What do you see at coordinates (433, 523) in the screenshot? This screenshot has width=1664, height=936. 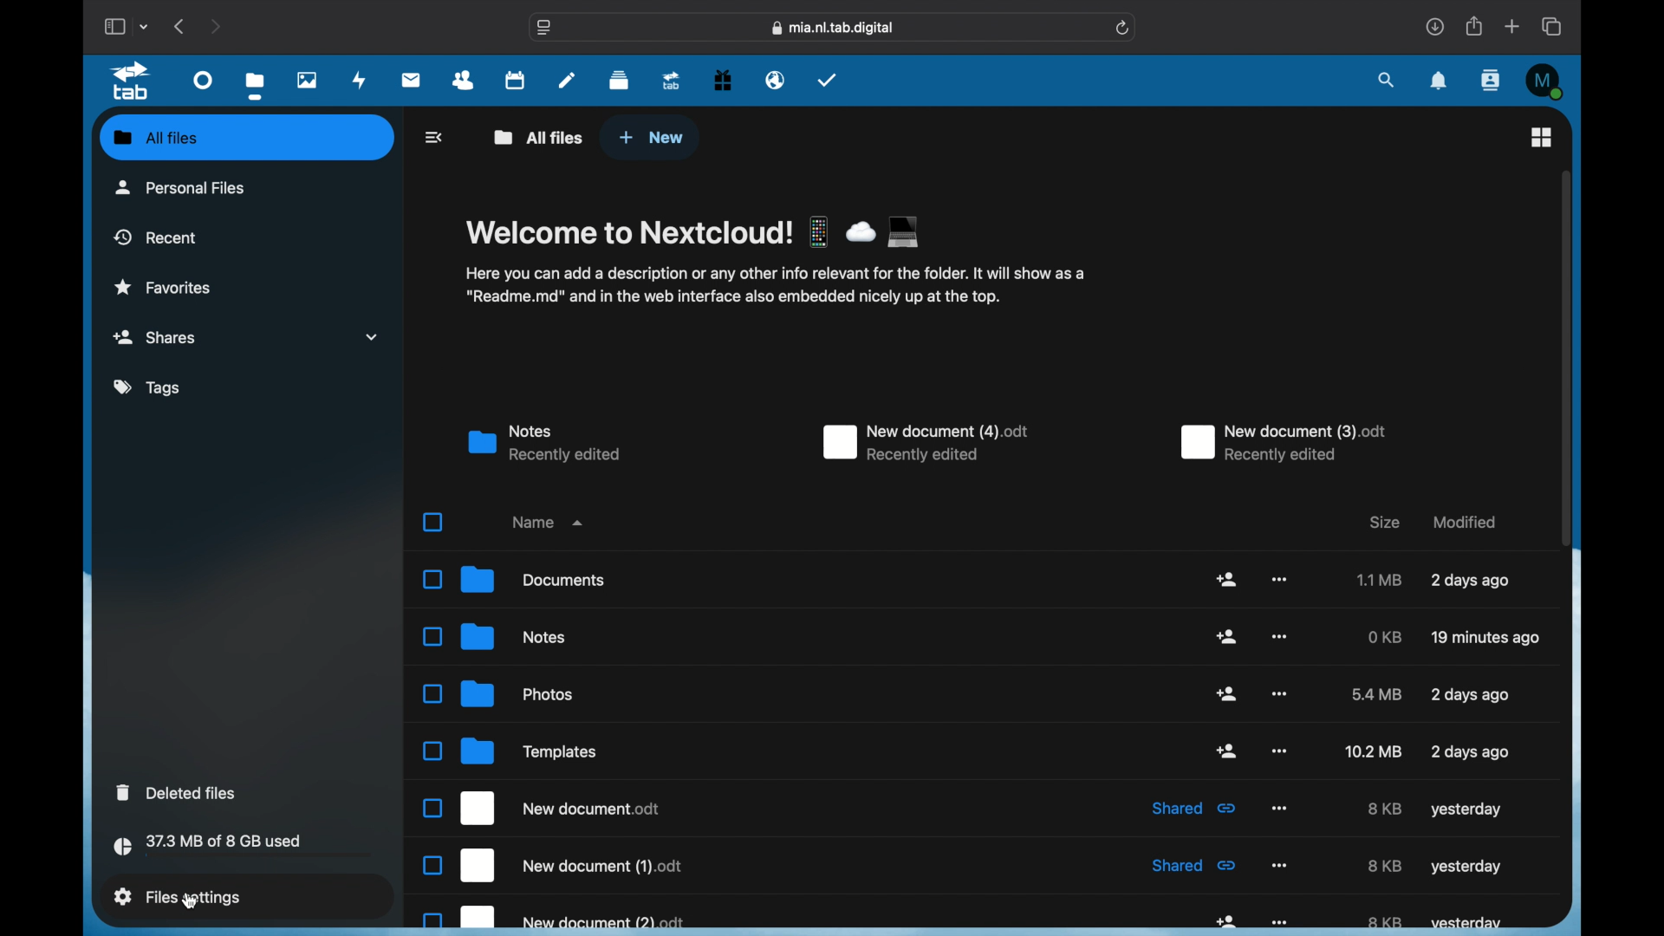 I see `checkbox` at bounding box center [433, 523].